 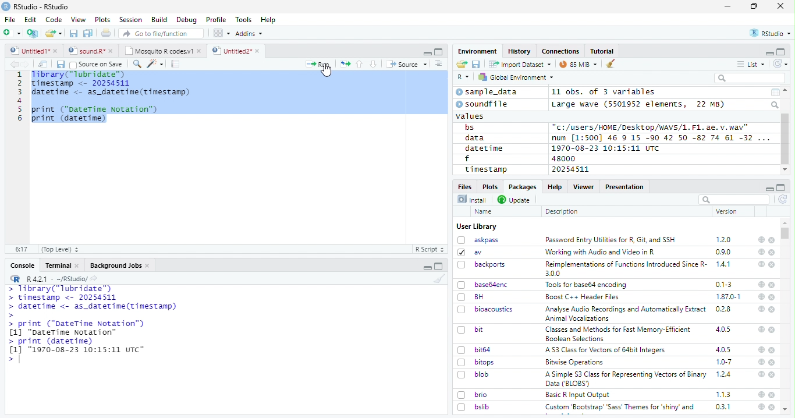 What do you see at coordinates (466, 186) in the screenshot?
I see `Files` at bounding box center [466, 186].